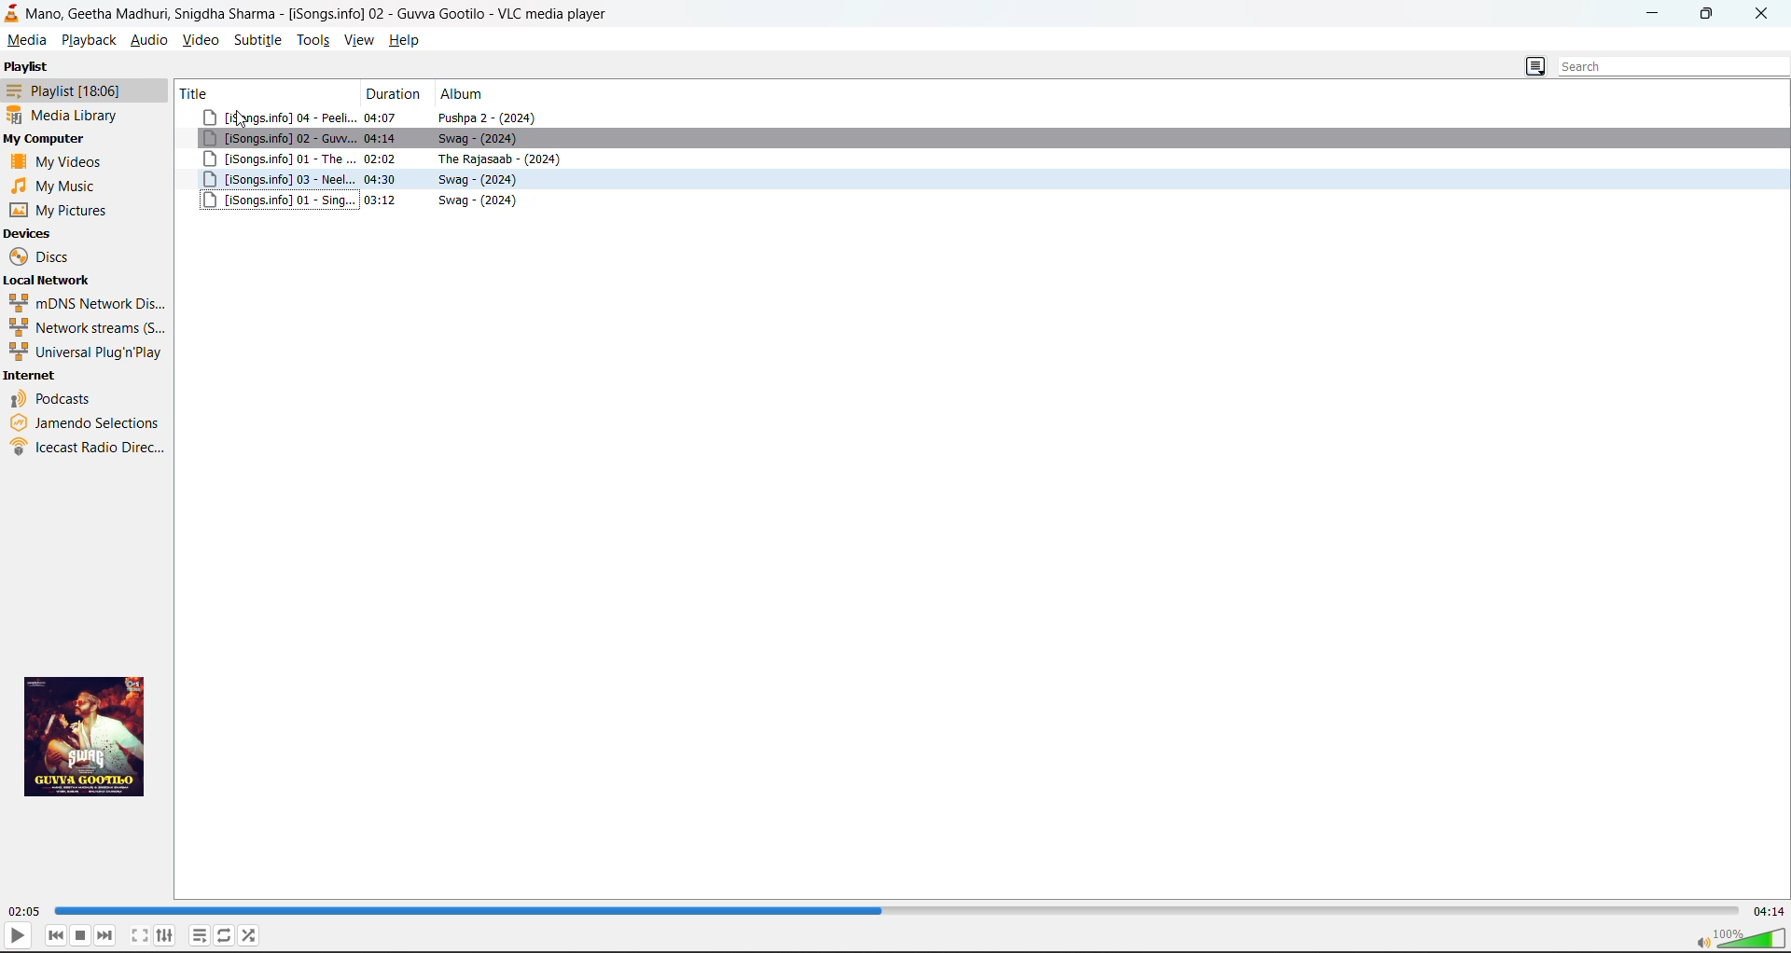  I want to click on universal plug n play, so click(84, 352).